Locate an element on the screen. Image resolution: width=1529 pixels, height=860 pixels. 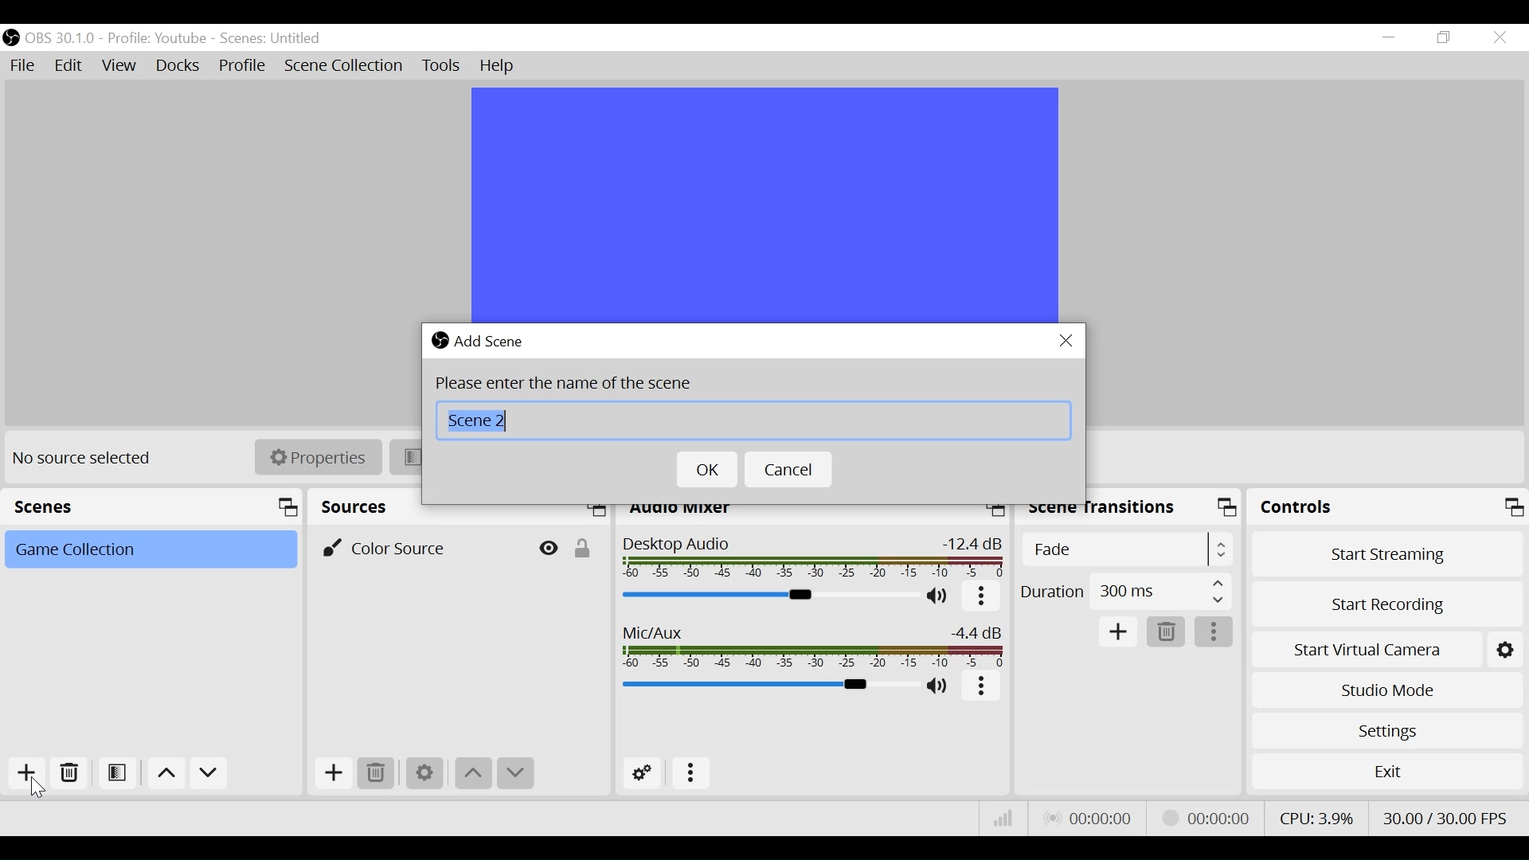
Open Scene Filter is located at coordinates (119, 775).